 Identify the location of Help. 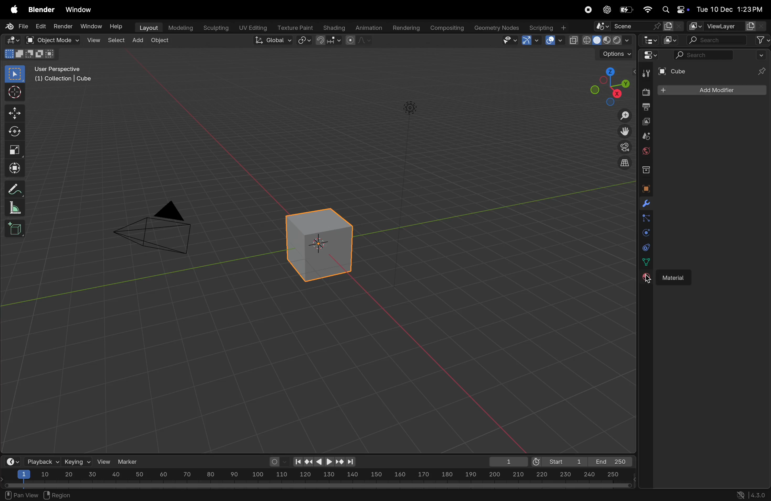
(118, 27).